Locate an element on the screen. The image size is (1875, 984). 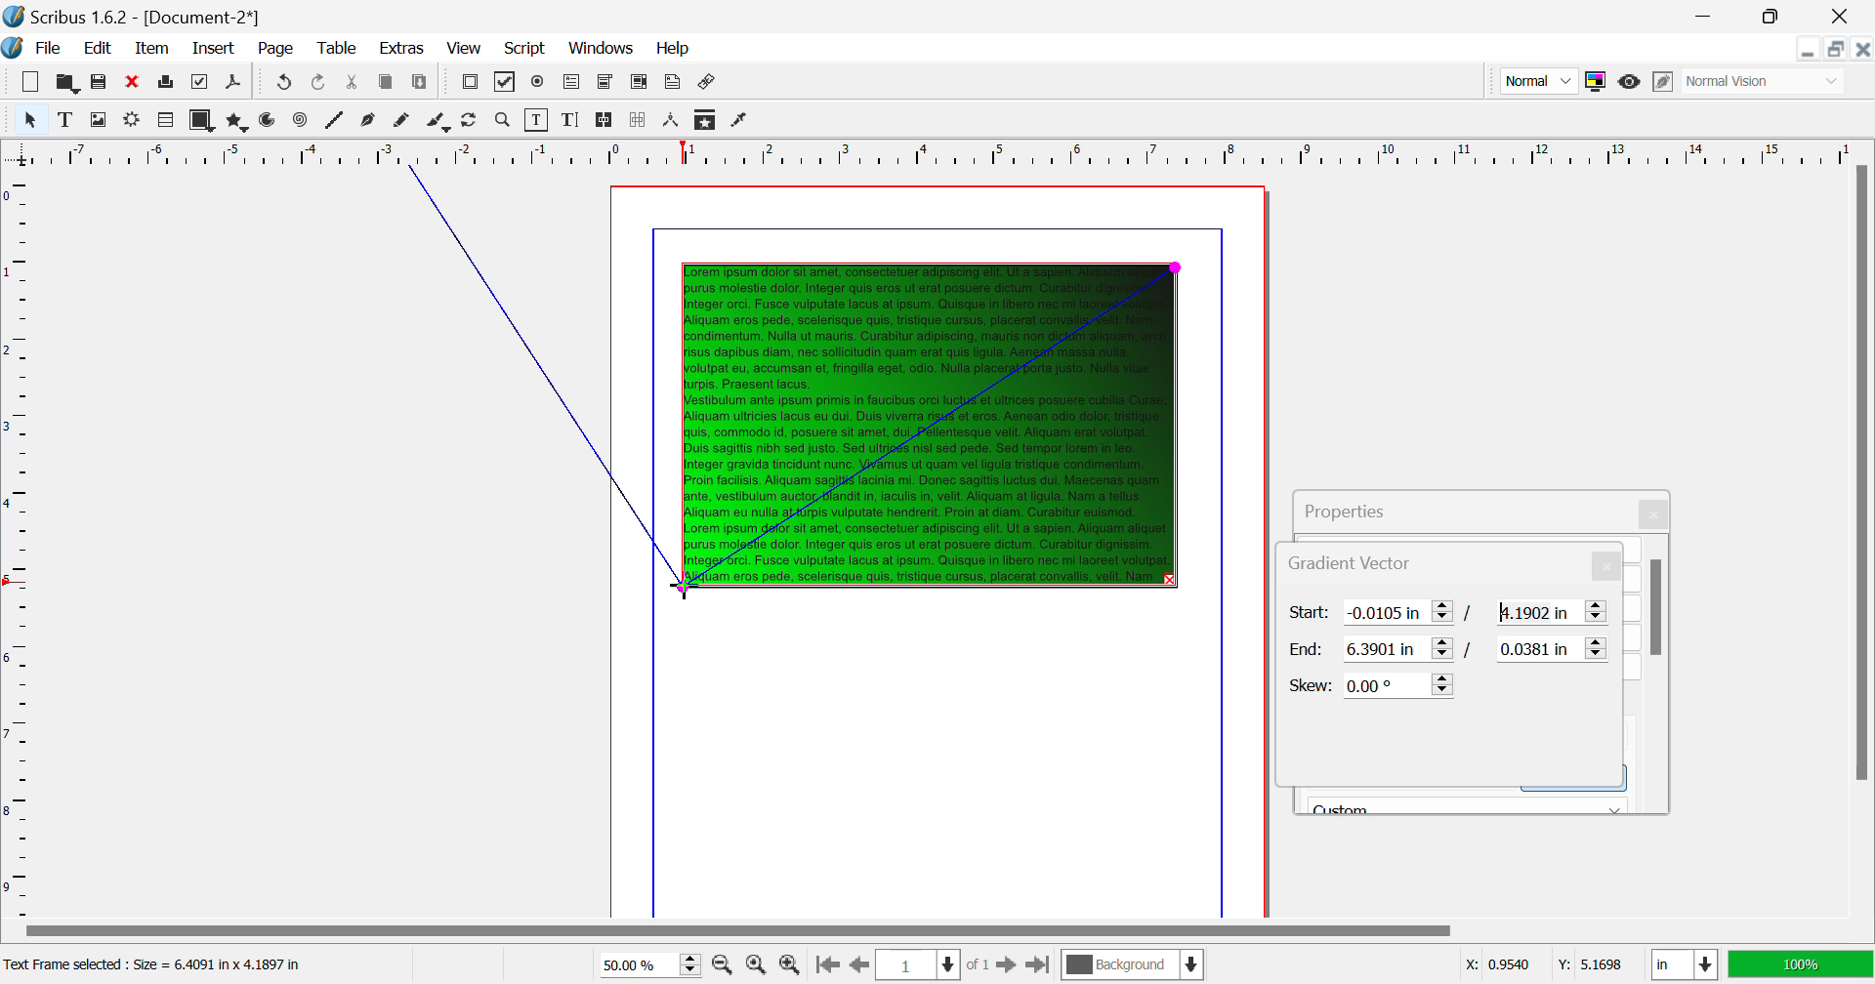
Arcs is located at coordinates (270, 122).